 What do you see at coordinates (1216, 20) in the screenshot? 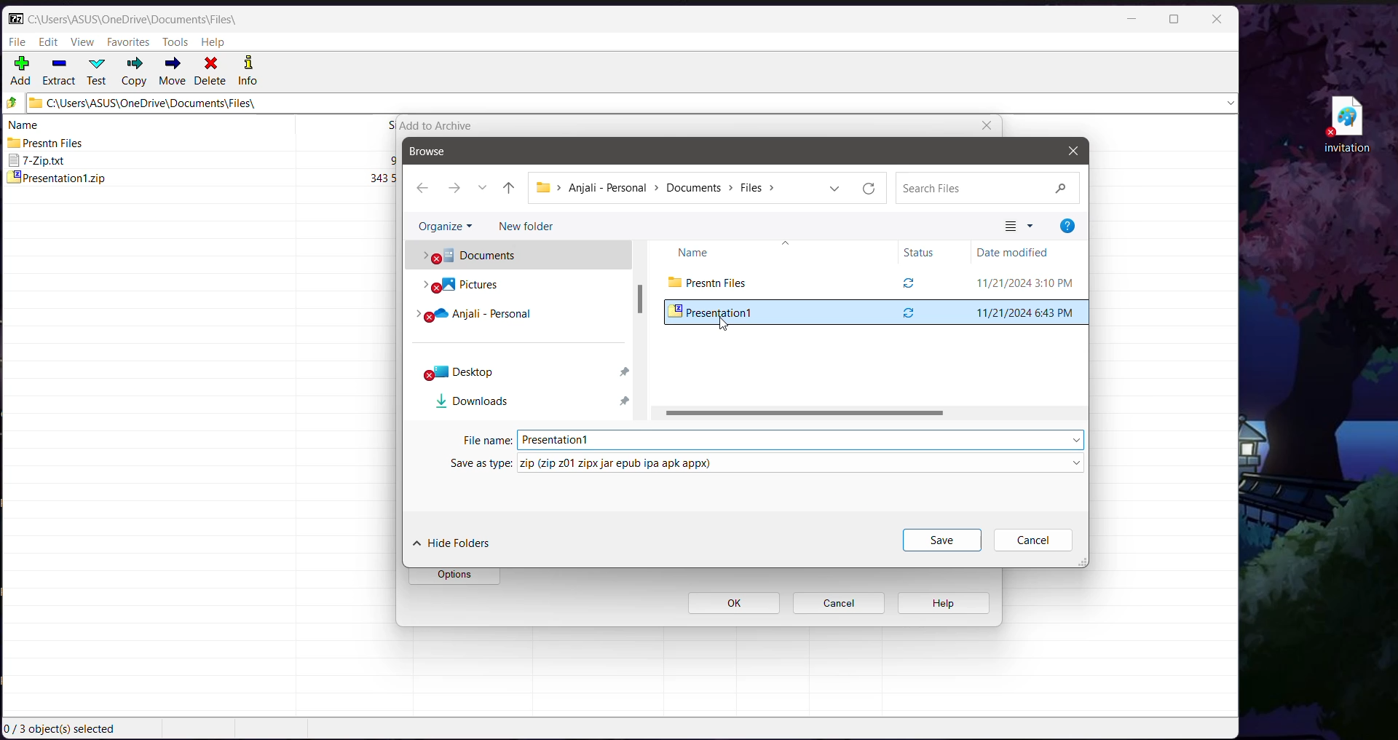
I see `Close` at bounding box center [1216, 20].